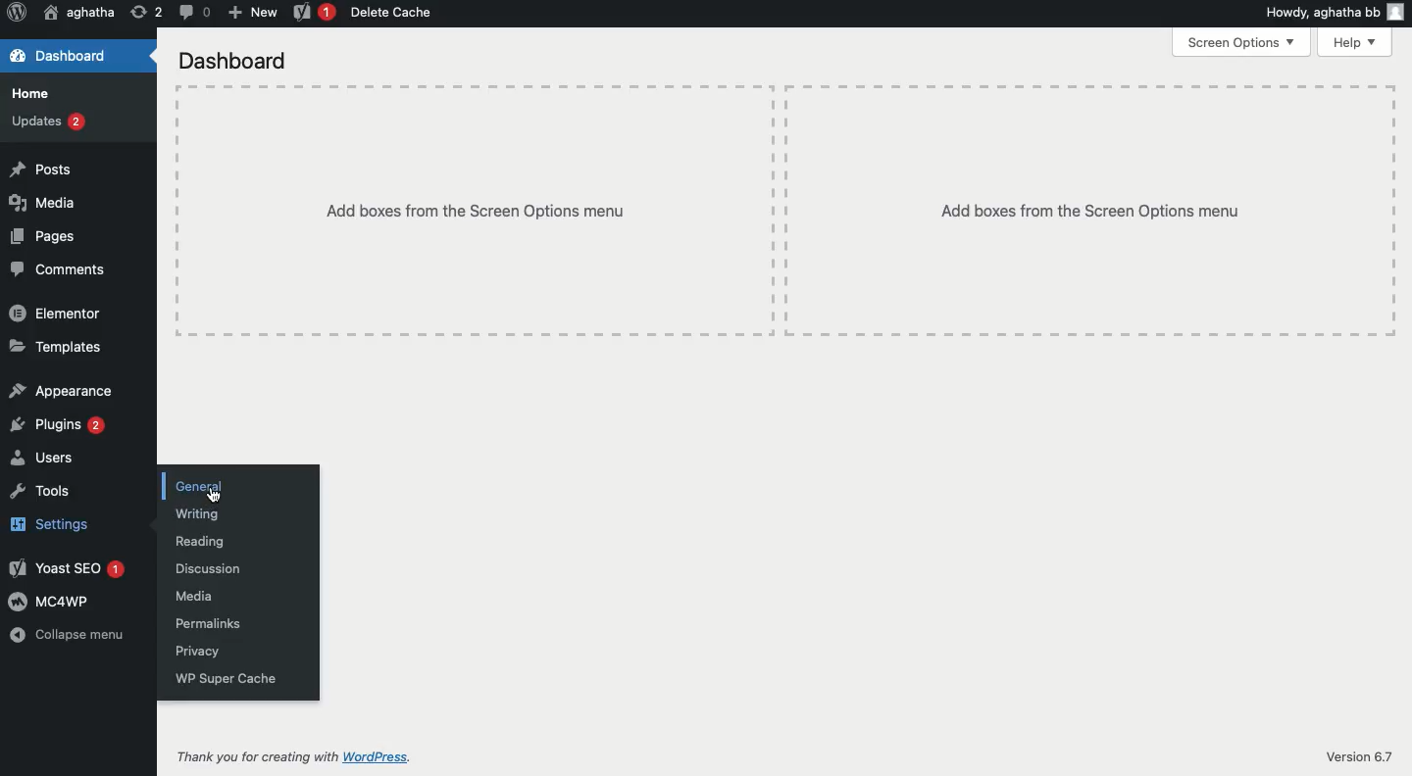 The width and height of the screenshot is (1412, 776). I want to click on Screen options, so click(1241, 44).